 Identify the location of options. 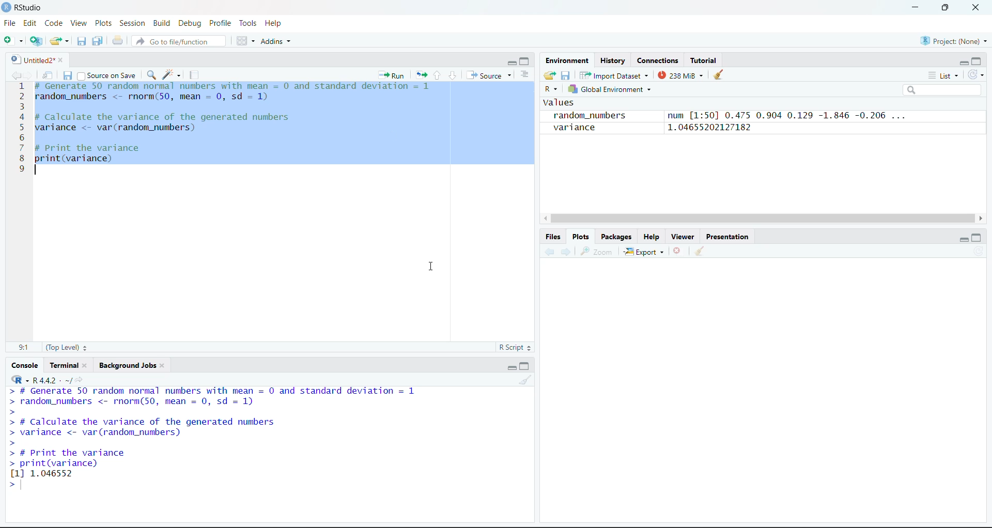
(246, 41).